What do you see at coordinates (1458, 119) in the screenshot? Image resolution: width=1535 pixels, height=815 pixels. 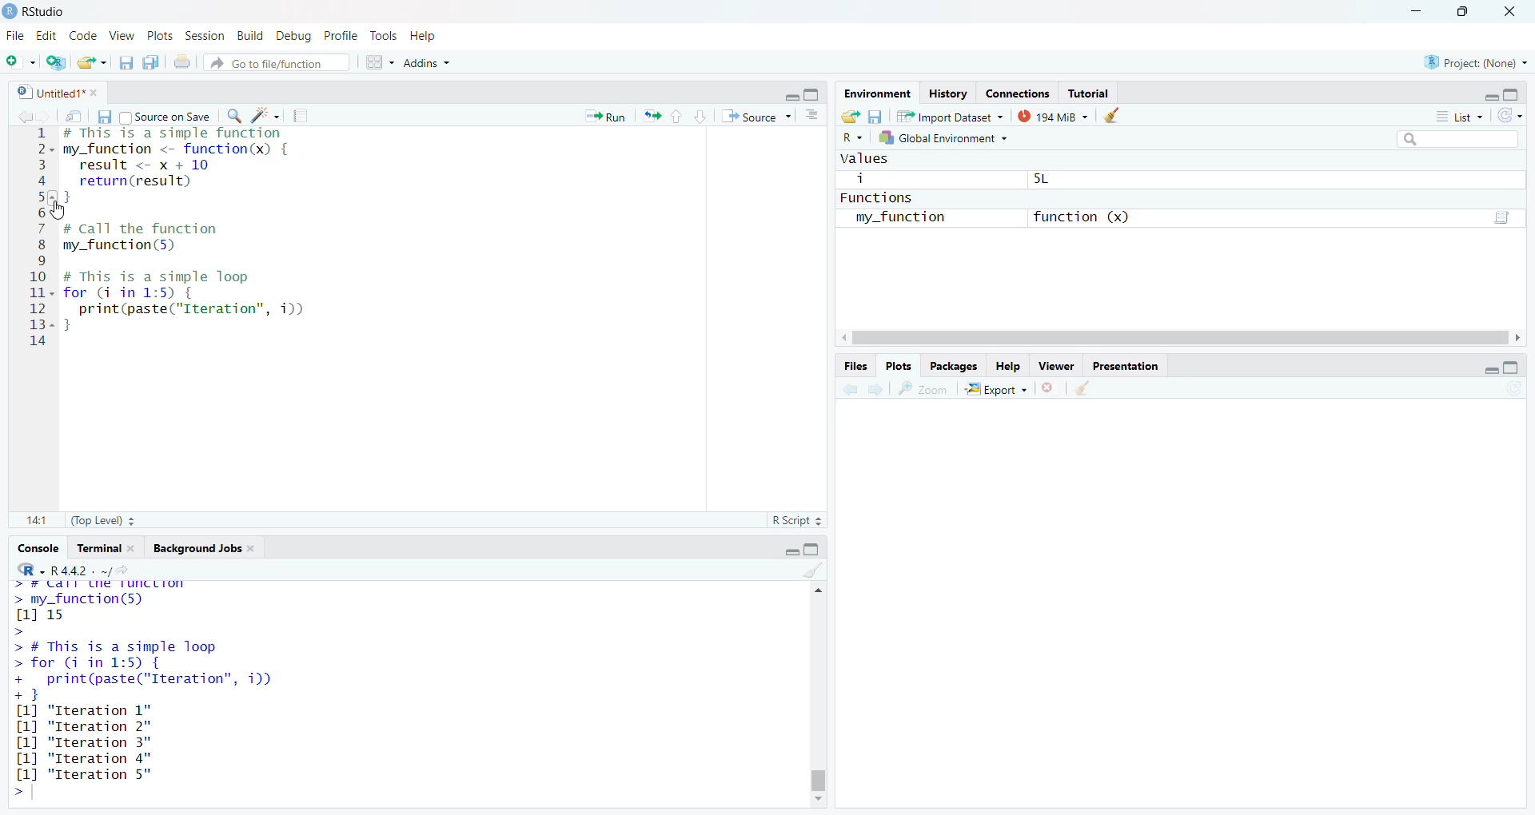 I see `list` at bounding box center [1458, 119].